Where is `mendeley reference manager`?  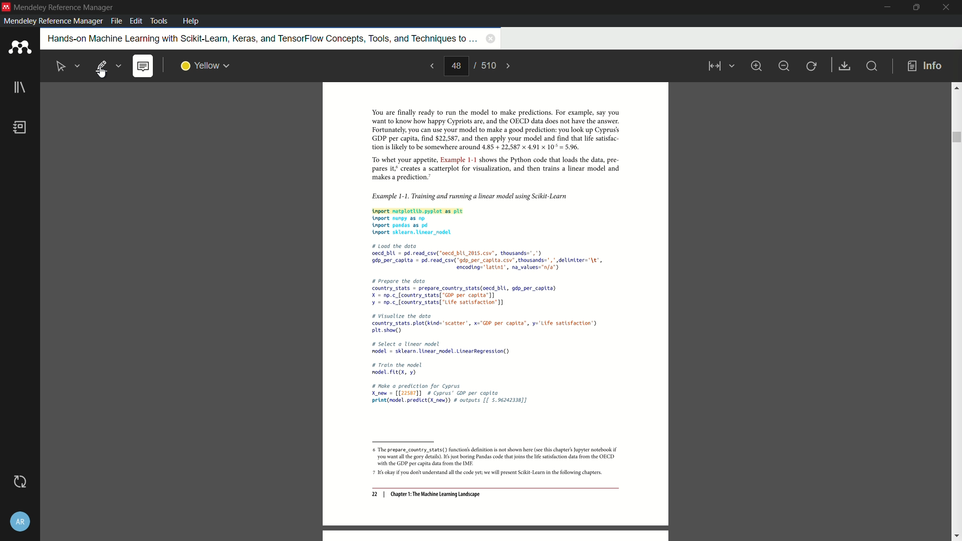 mendeley reference manager is located at coordinates (53, 21).